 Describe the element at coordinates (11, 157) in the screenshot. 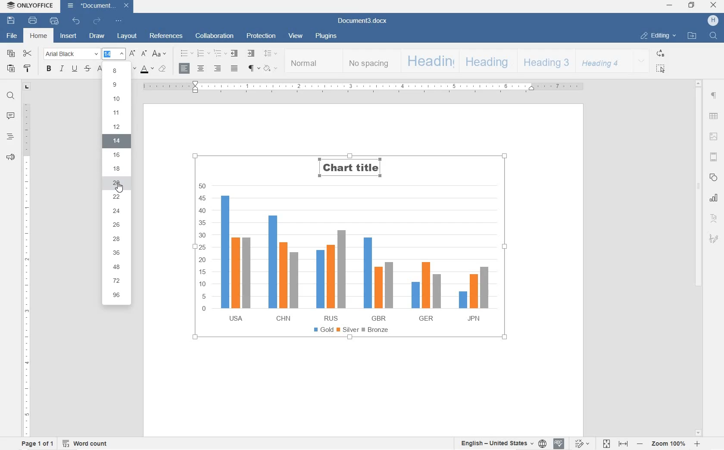

I see `FEEDBACK & SUPPORT` at that location.